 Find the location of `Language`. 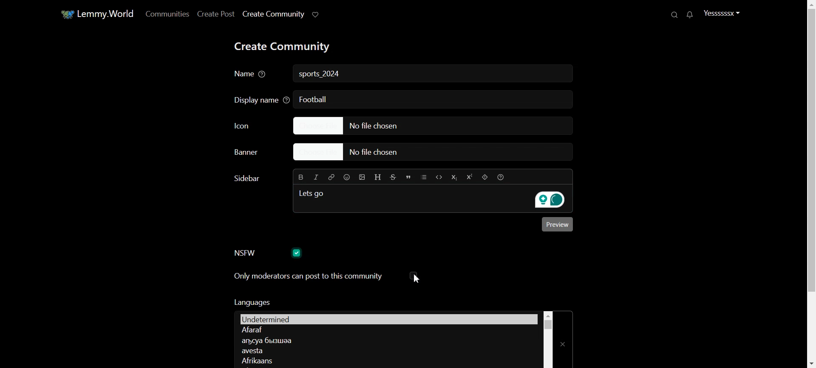

Language is located at coordinates (386, 340).